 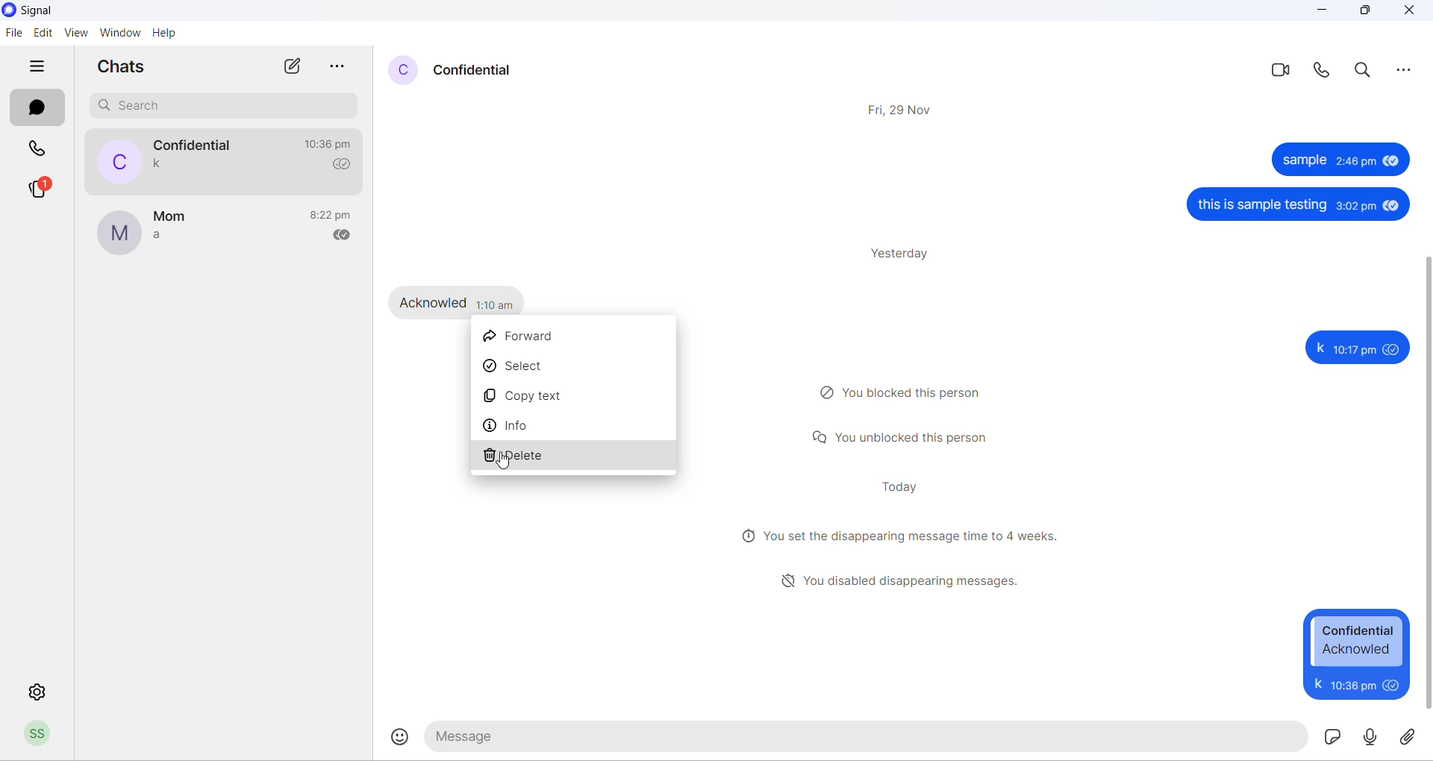 I want to click on 1:10 am, so click(x=498, y=304).